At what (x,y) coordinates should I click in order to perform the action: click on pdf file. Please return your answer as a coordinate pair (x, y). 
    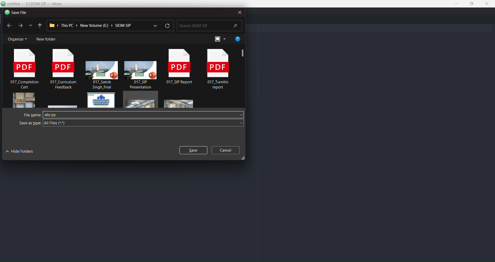
    Looking at the image, I should click on (64, 69).